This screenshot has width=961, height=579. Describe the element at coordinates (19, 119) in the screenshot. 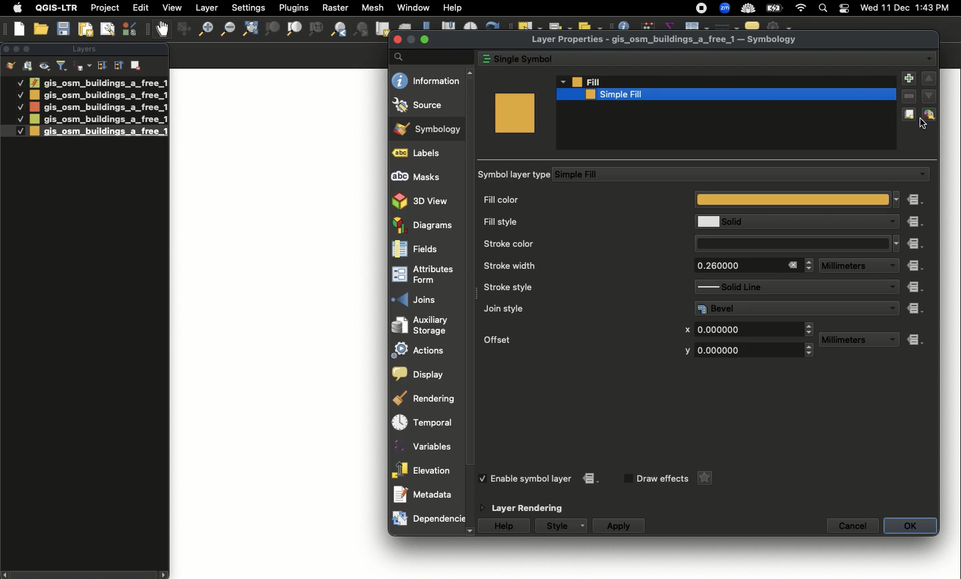

I see `Checked` at that location.